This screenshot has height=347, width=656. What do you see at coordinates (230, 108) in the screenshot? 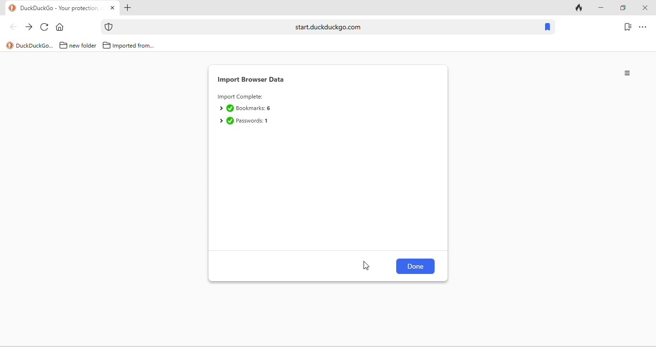
I see `done` at bounding box center [230, 108].